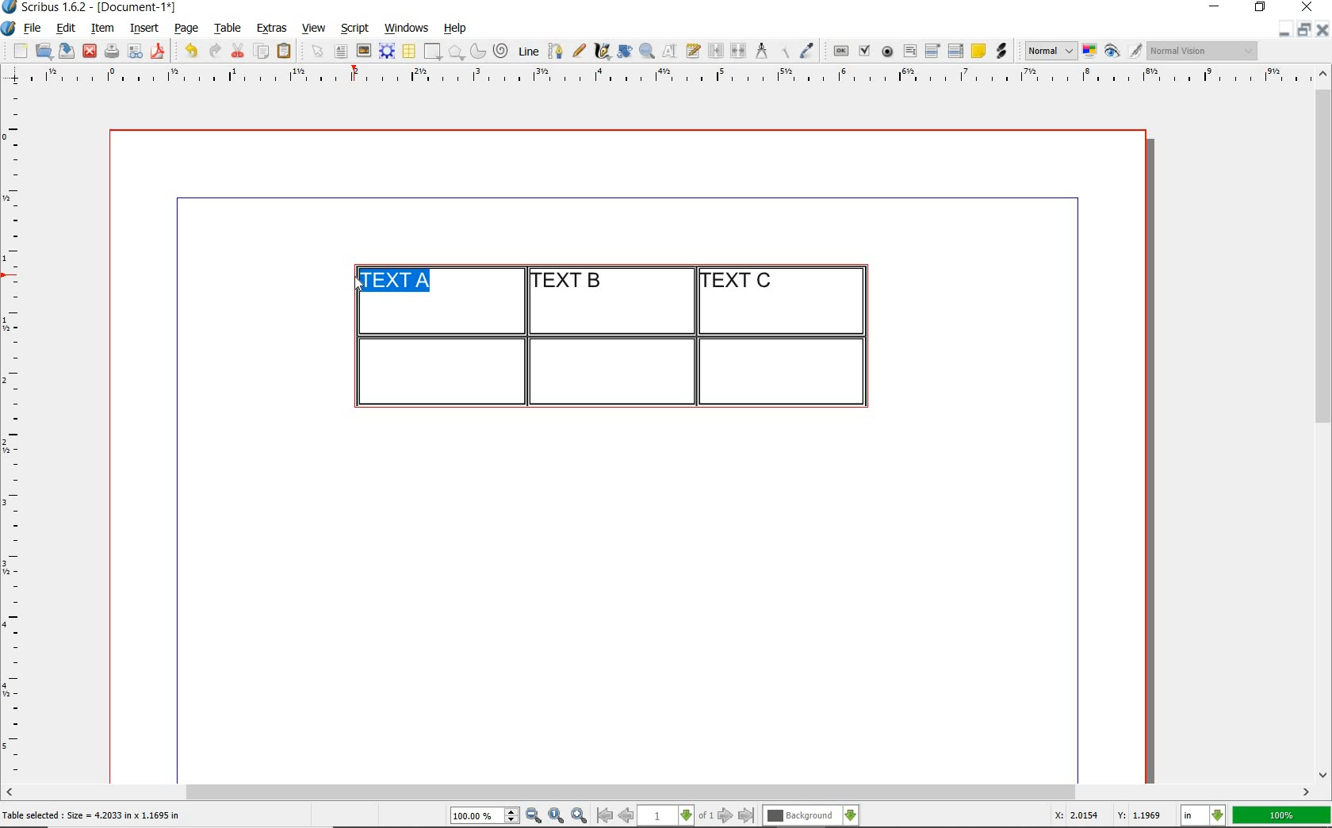 This screenshot has width=1332, height=828. I want to click on zoom in or zoom out, so click(647, 51).